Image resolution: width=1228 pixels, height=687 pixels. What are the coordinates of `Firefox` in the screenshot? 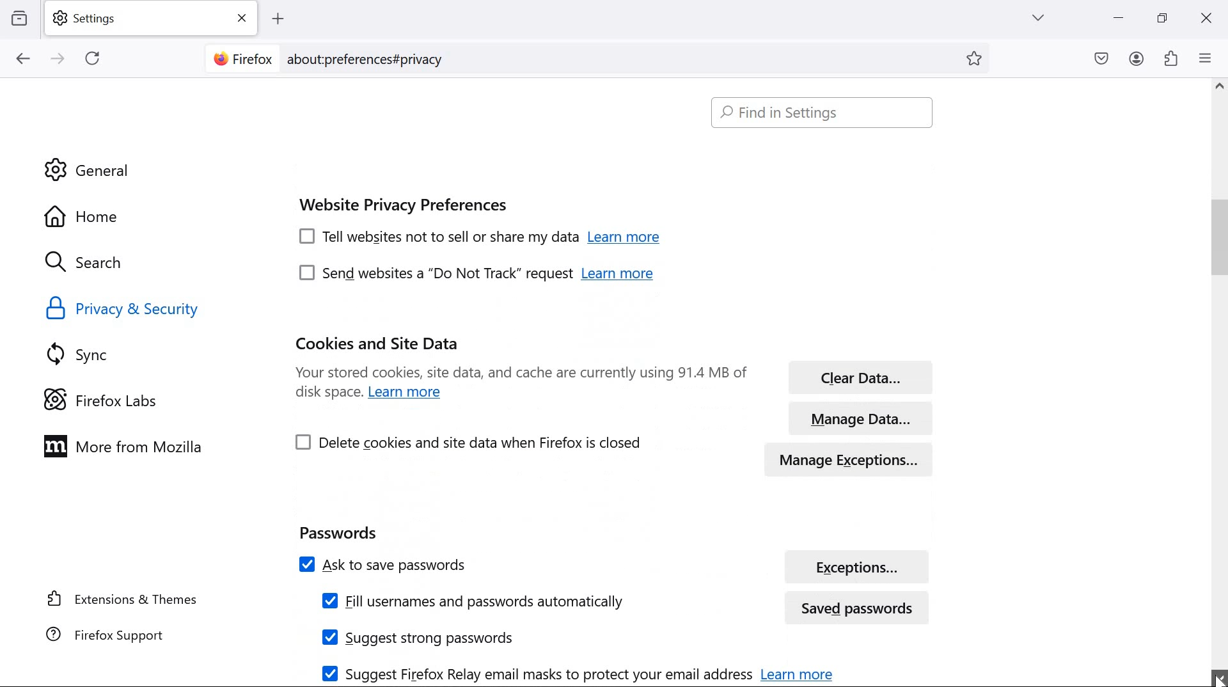 It's located at (242, 57).